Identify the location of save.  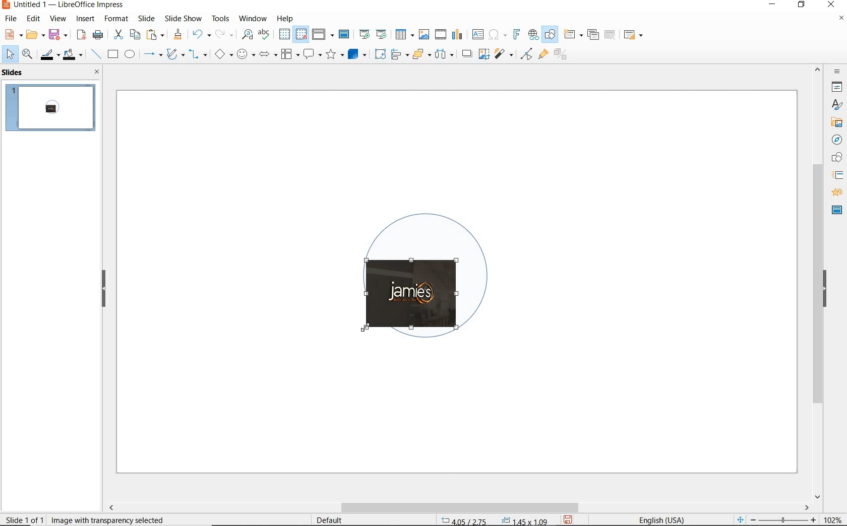
(58, 34).